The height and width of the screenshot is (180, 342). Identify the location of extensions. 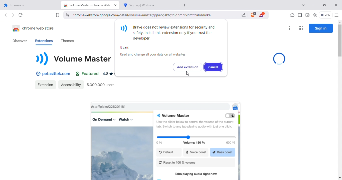
(292, 15).